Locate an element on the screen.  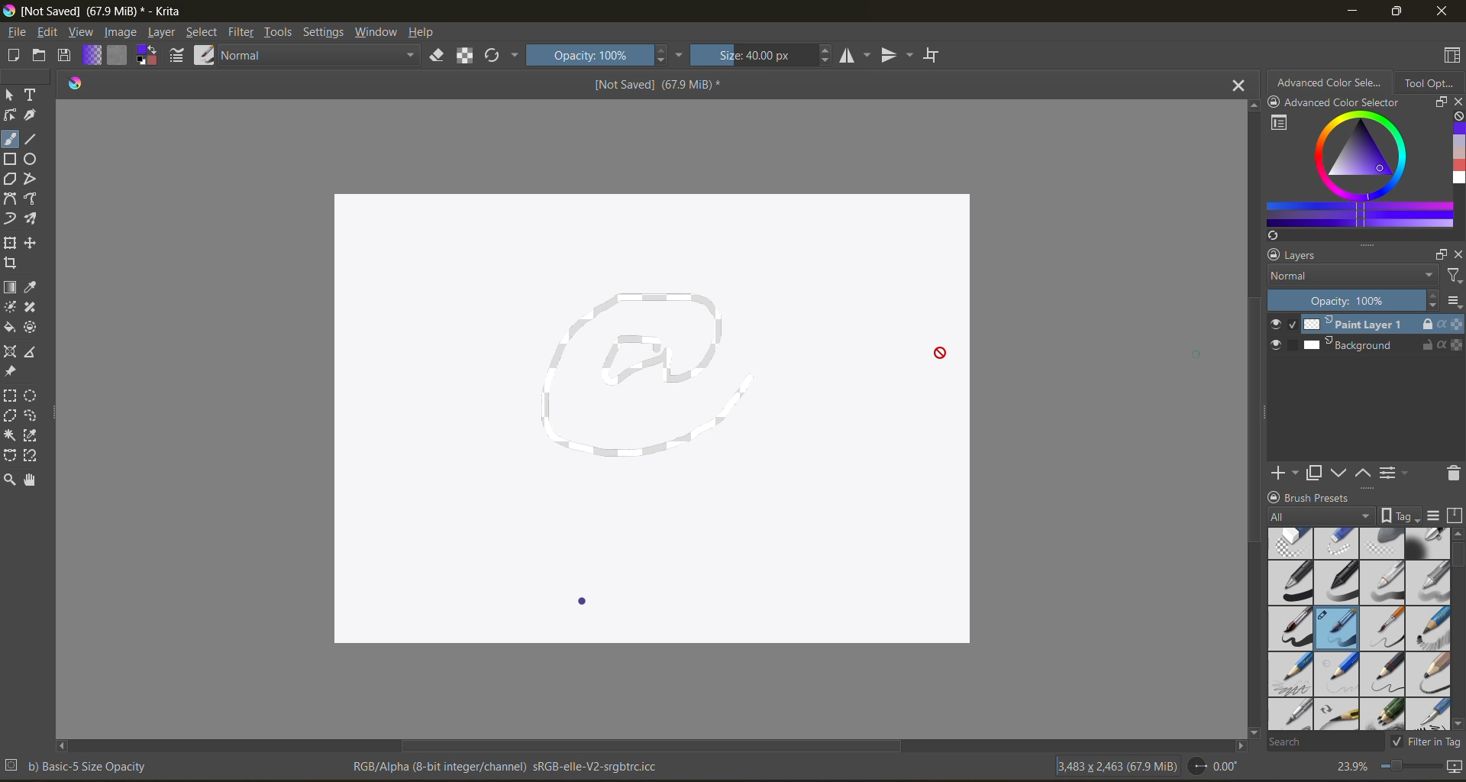
pencil is located at coordinates (1288, 715).